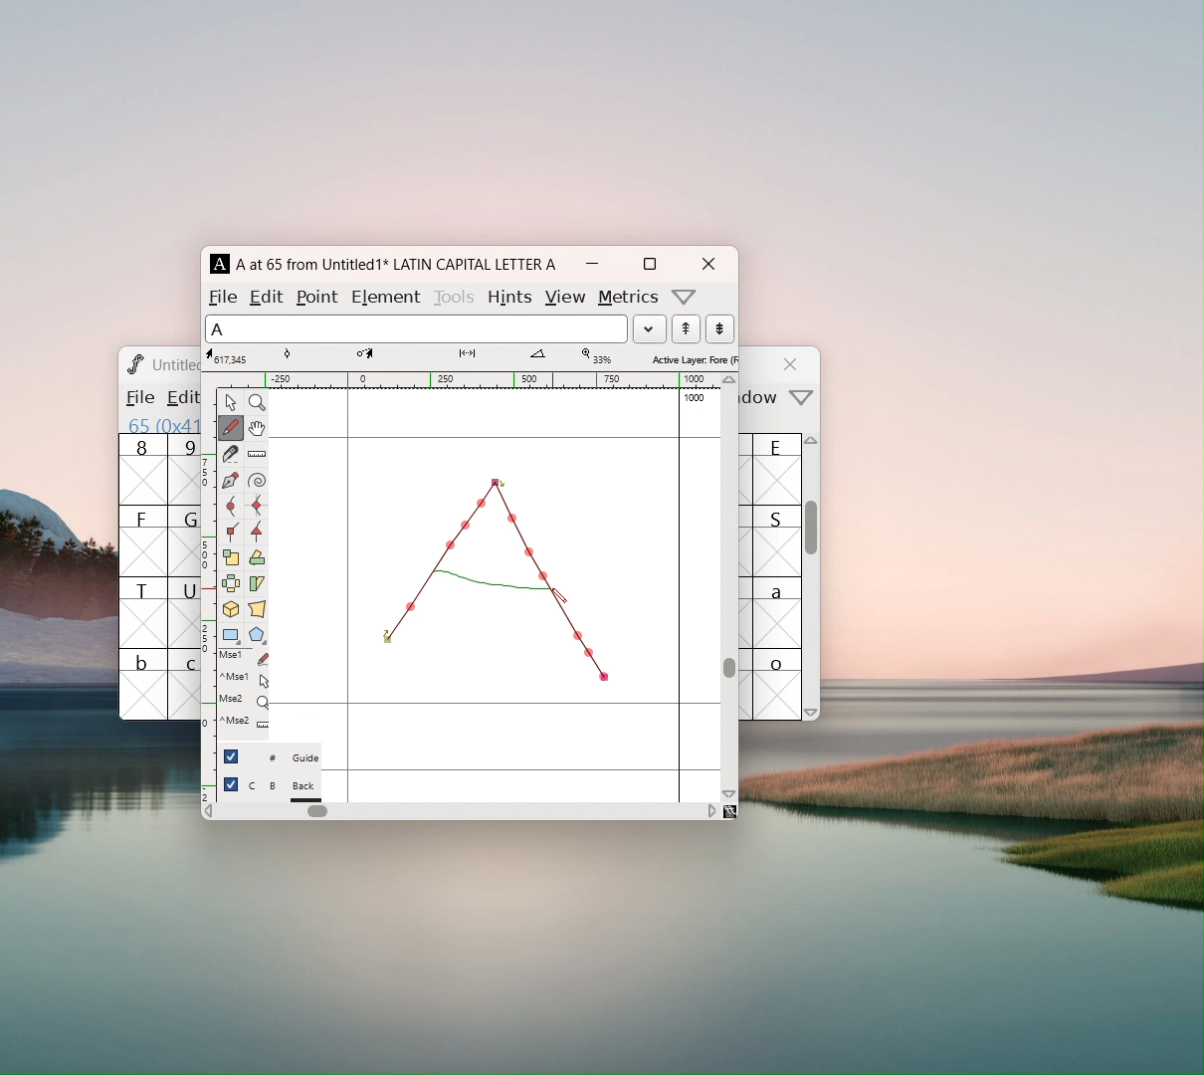 The width and height of the screenshot is (1204, 1075). Describe the element at coordinates (779, 684) in the screenshot. I see `o` at that location.